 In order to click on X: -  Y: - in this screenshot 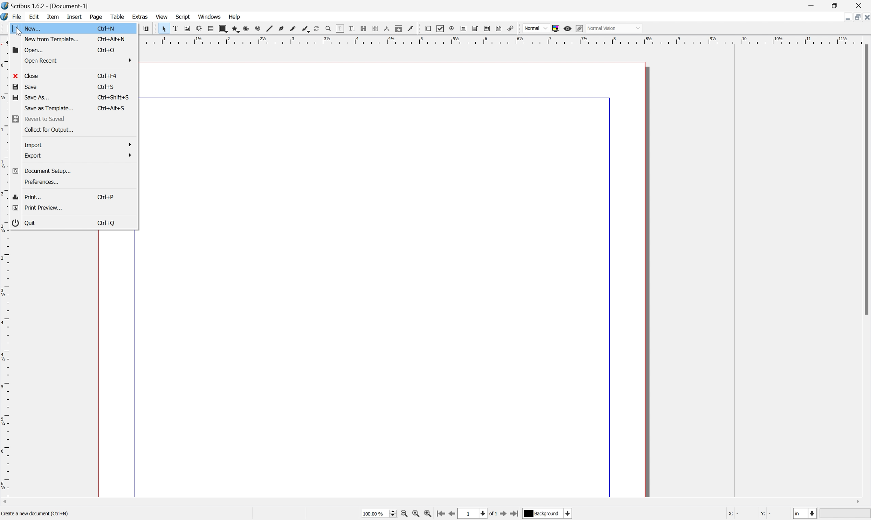, I will do `click(749, 514)`.